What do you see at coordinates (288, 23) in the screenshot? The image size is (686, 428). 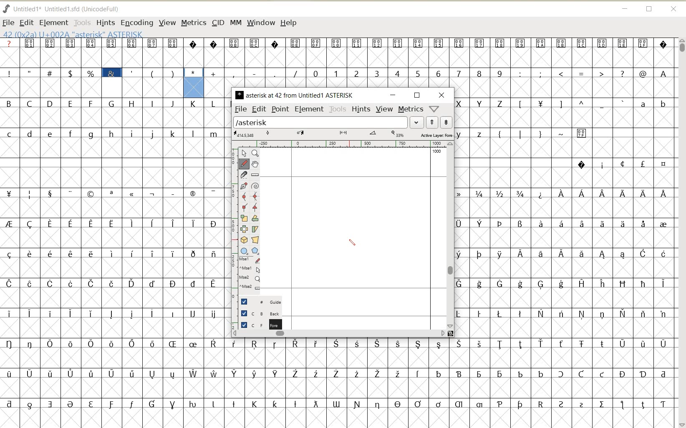 I see `HELP` at bounding box center [288, 23].